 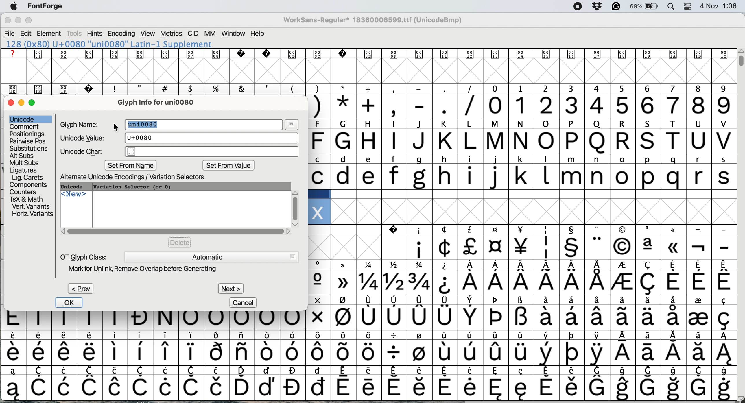 I want to click on special characters and text, so click(x=371, y=88).